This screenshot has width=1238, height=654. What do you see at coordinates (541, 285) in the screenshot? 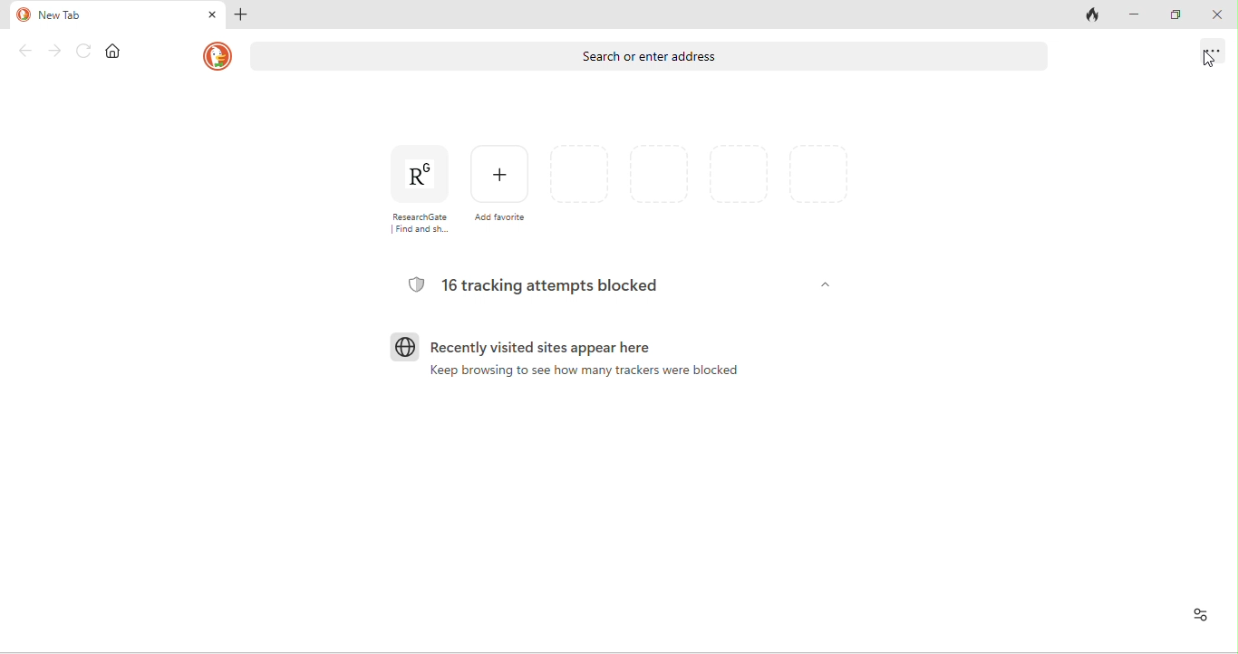
I see `16 tracking attempts blocked` at bounding box center [541, 285].